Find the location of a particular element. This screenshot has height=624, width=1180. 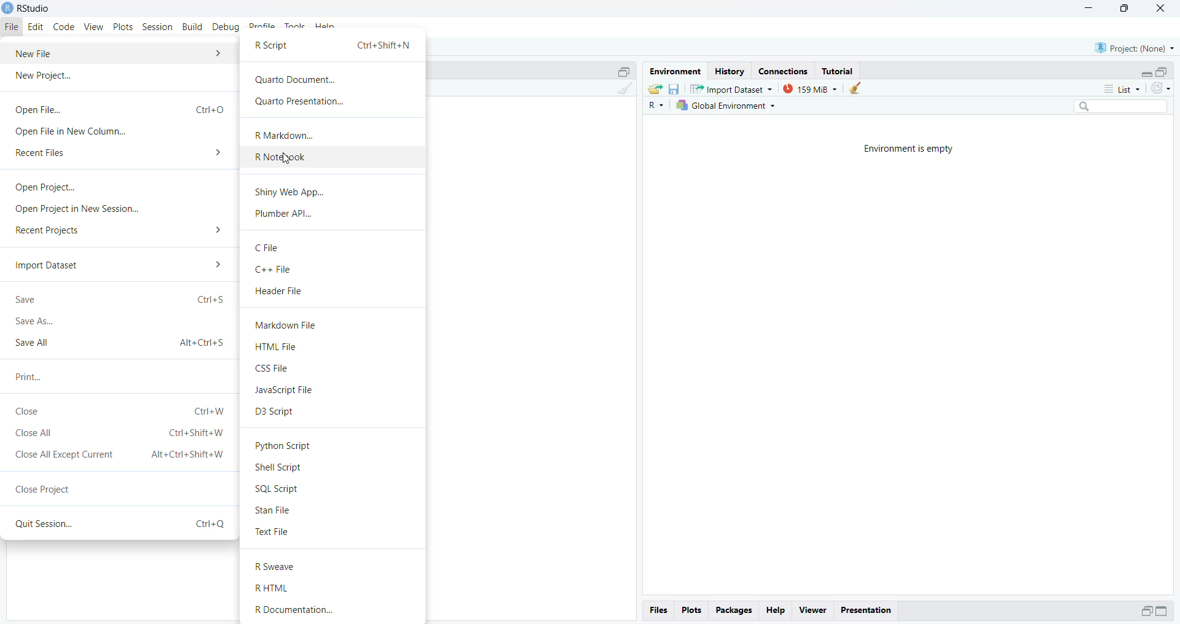

collapse is located at coordinates (623, 71).